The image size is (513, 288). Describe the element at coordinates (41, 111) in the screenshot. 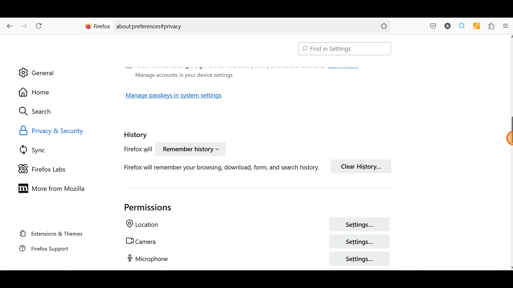

I see `Search icon` at that location.